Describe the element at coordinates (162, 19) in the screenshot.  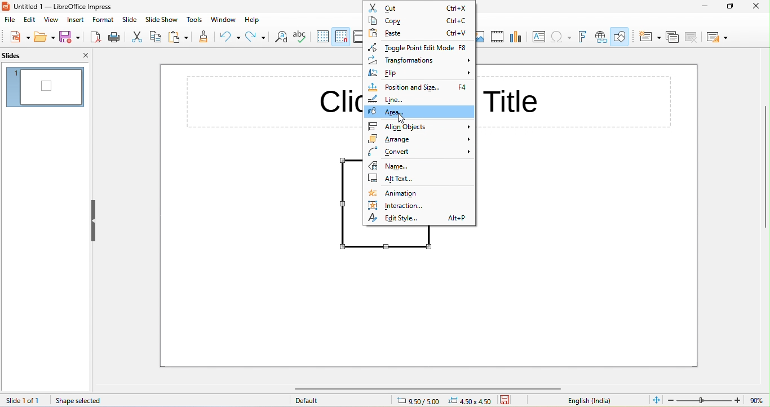
I see `slideshow` at that location.